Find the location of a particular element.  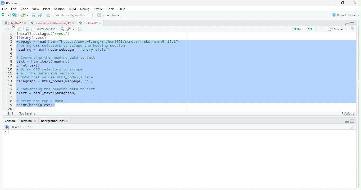

save current document is located at coordinates (28, 30).